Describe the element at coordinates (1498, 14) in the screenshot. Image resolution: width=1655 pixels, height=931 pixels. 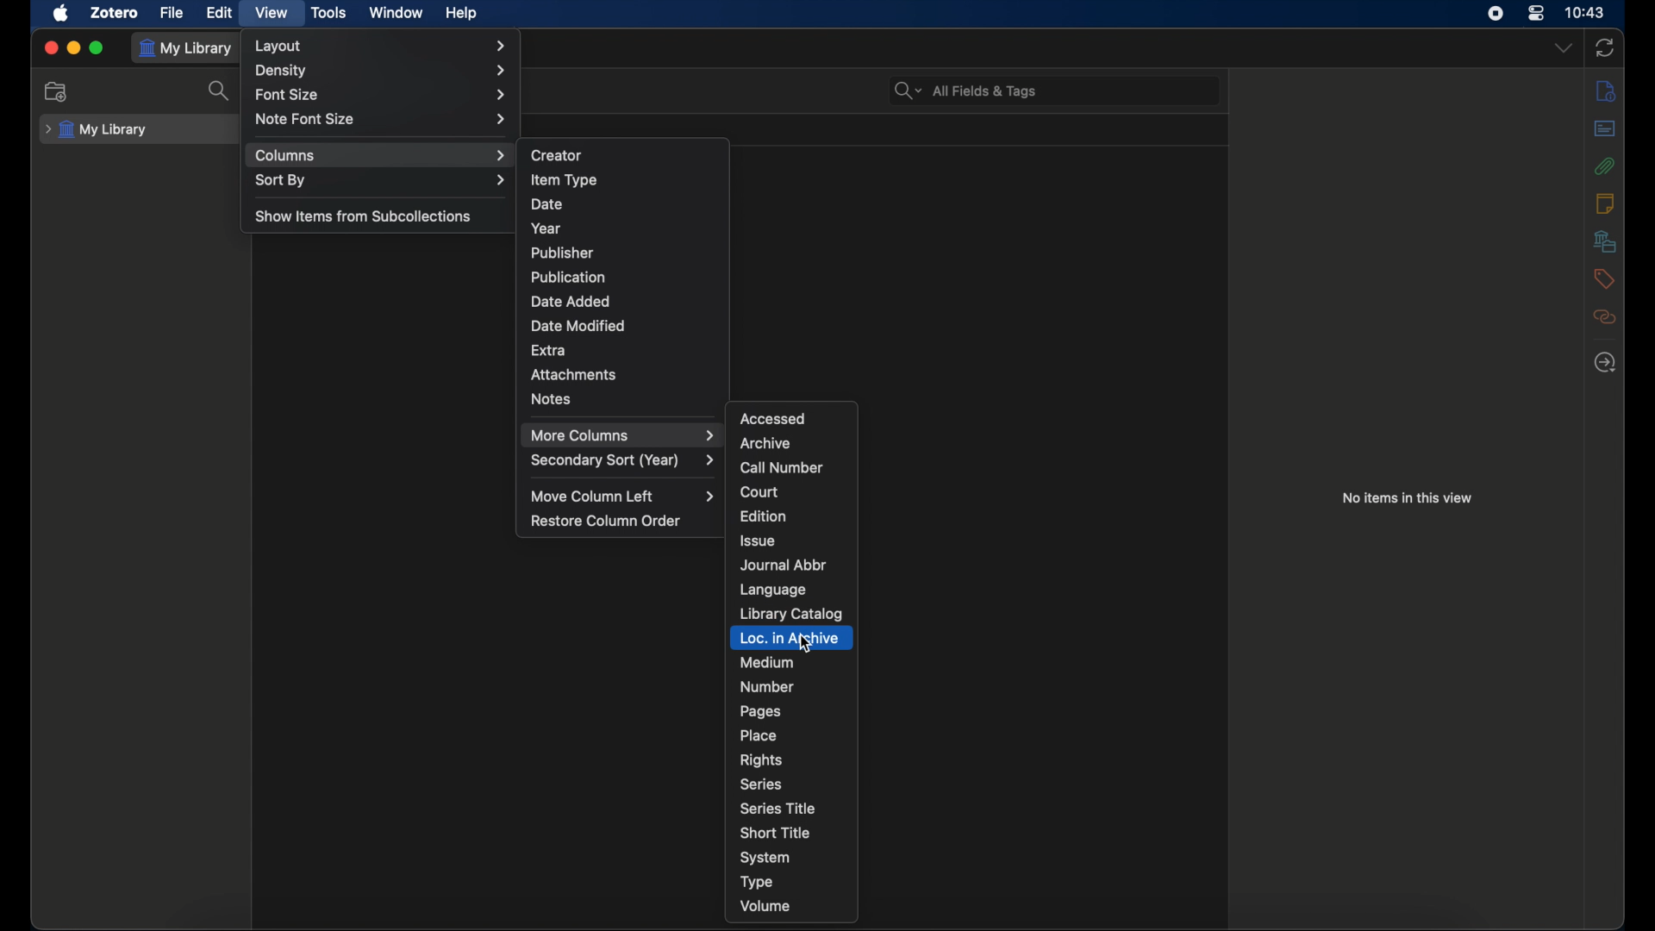
I see `screen recorder` at that location.